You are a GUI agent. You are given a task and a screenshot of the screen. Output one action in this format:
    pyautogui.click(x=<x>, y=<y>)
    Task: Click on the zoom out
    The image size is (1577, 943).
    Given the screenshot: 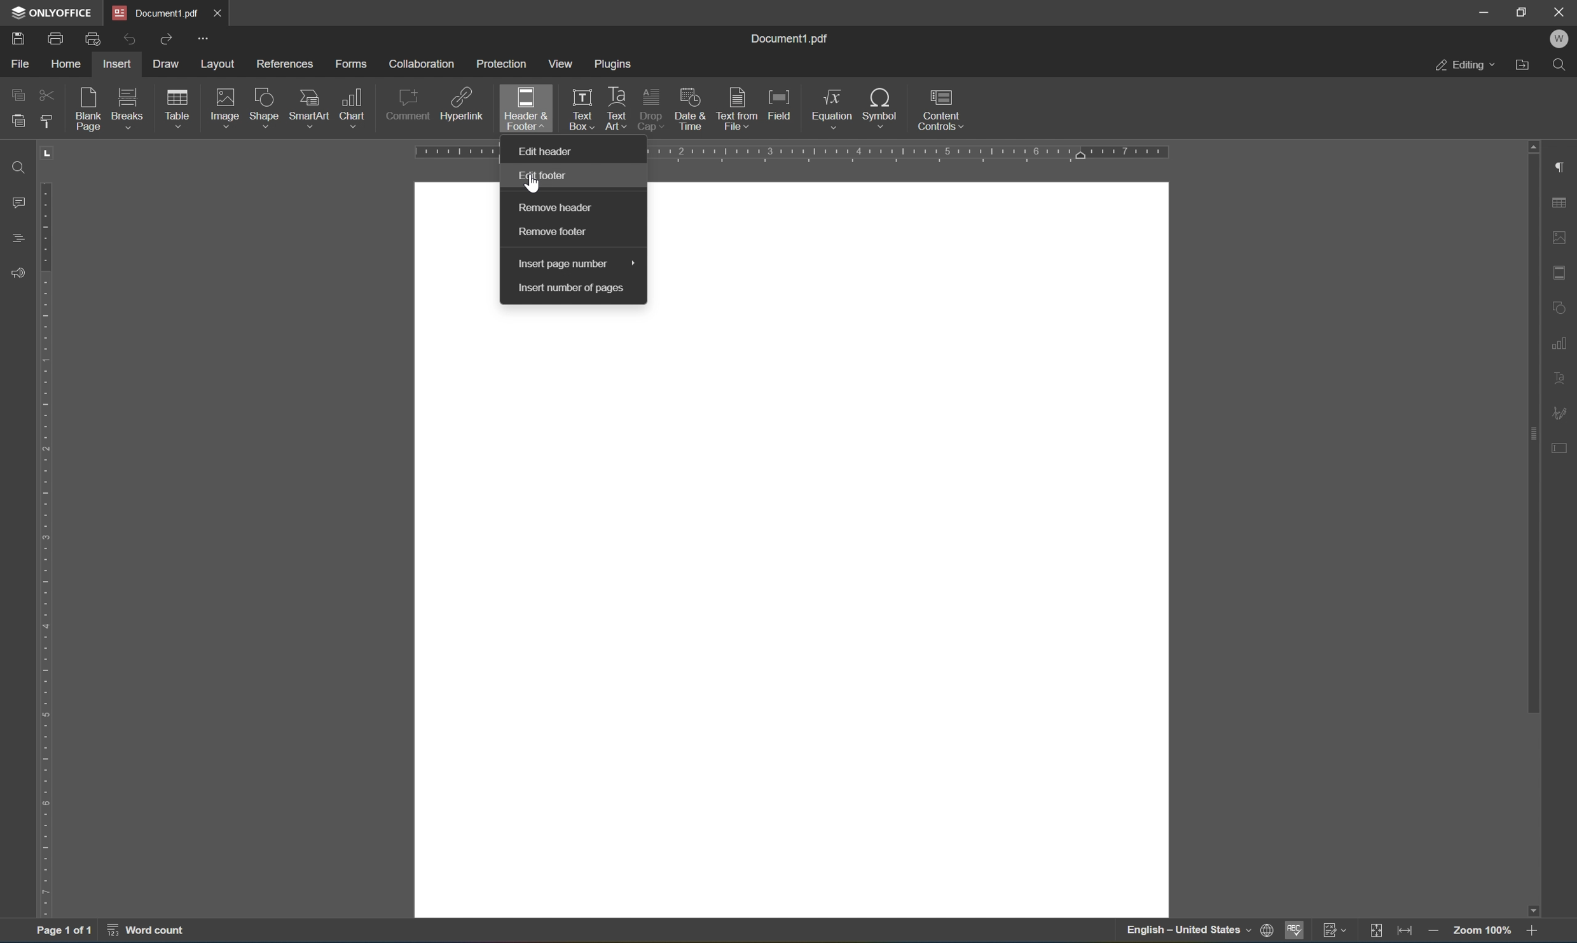 What is the action you would take?
    pyautogui.click(x=1432, y=930)
    